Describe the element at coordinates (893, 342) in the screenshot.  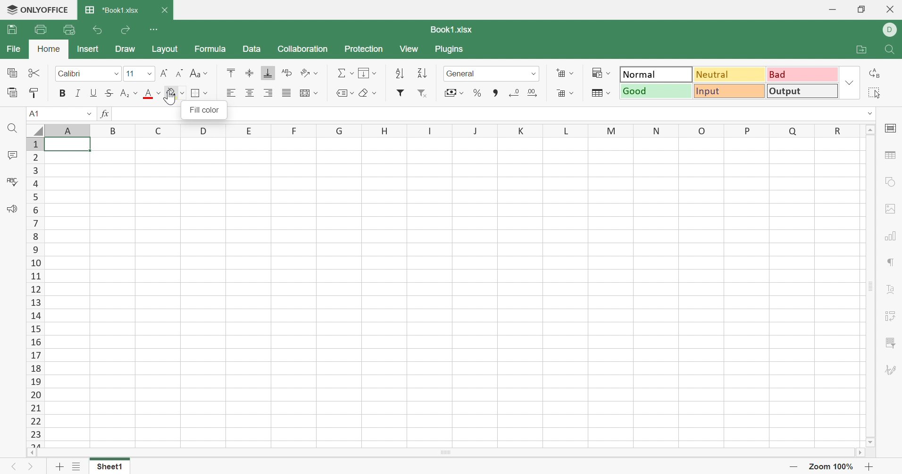
I see `Slicer settings` at that location.